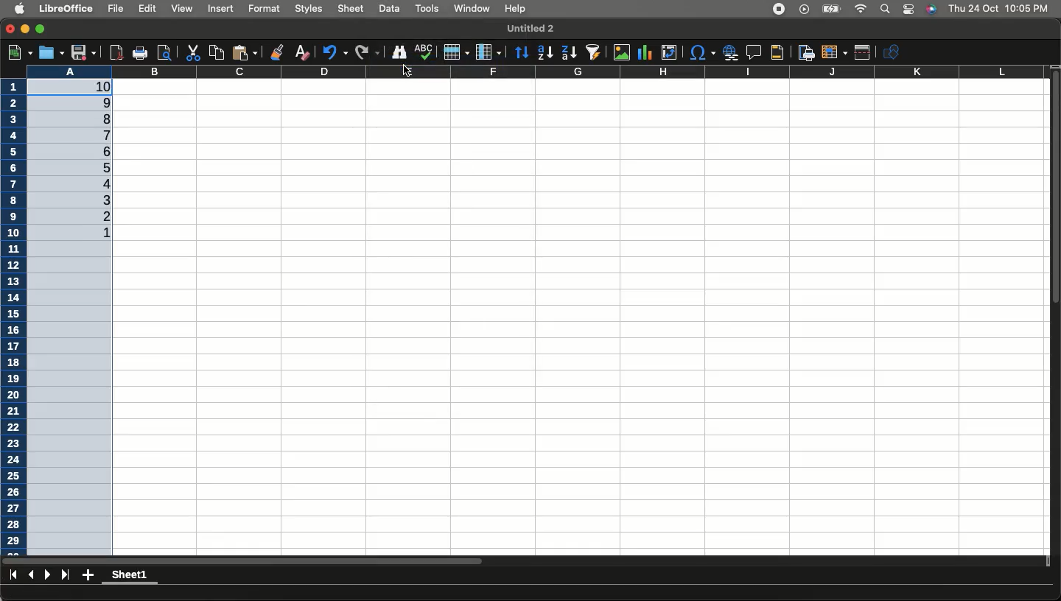  I want to click on Open, so click(50, 53).